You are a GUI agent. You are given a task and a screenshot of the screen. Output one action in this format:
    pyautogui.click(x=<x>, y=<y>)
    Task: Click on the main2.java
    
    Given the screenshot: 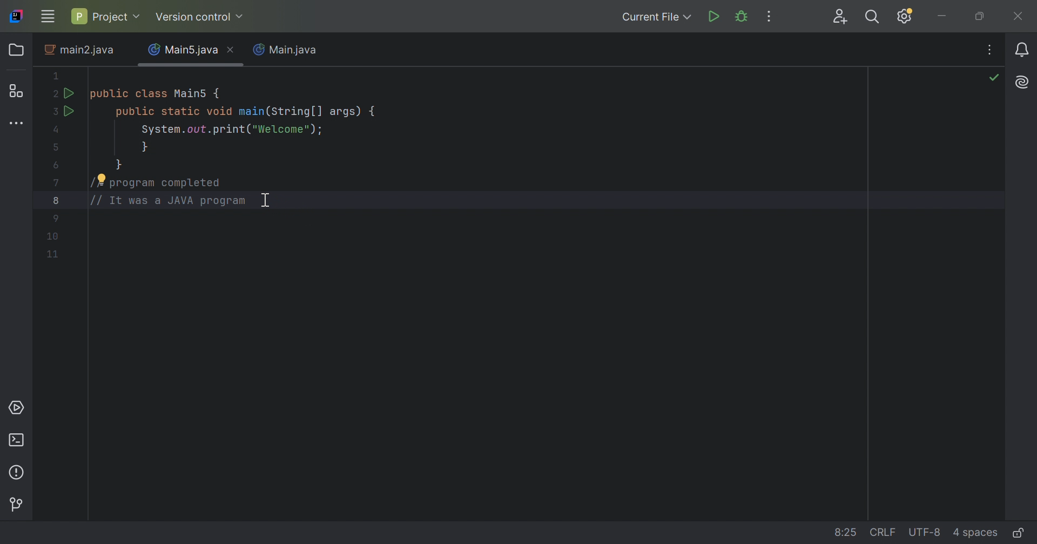 What is the action you would take?
    pyautogui.click(x=80, y=52)
    